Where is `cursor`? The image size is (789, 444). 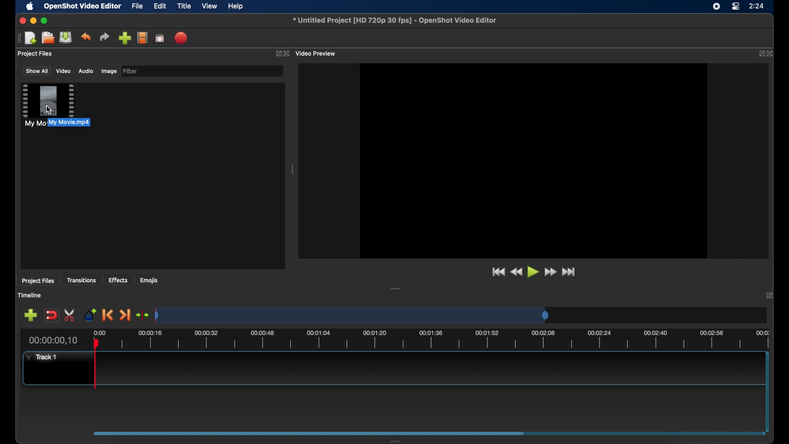
cursor is located at coordinates (50, 108).